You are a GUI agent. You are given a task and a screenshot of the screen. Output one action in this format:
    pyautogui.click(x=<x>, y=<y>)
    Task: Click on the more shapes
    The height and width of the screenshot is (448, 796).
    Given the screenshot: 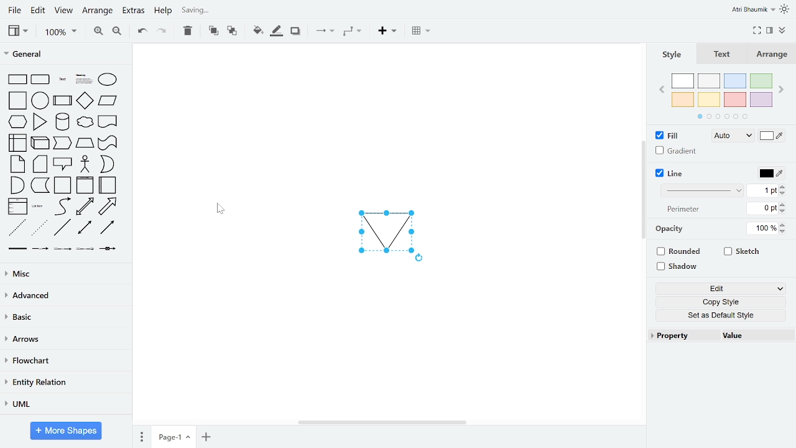 What is the action you would take?
    pyautogui.click(x=67, y=431)
    